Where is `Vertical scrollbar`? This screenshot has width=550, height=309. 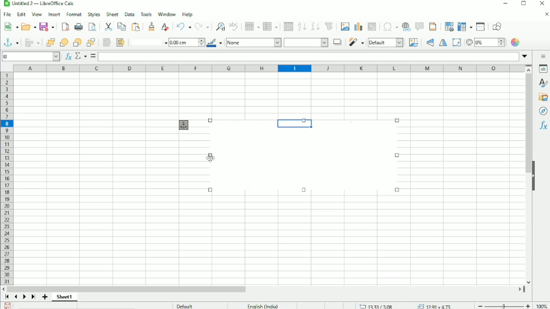 Vertical scrollbar is located at coordinates (528, 124).